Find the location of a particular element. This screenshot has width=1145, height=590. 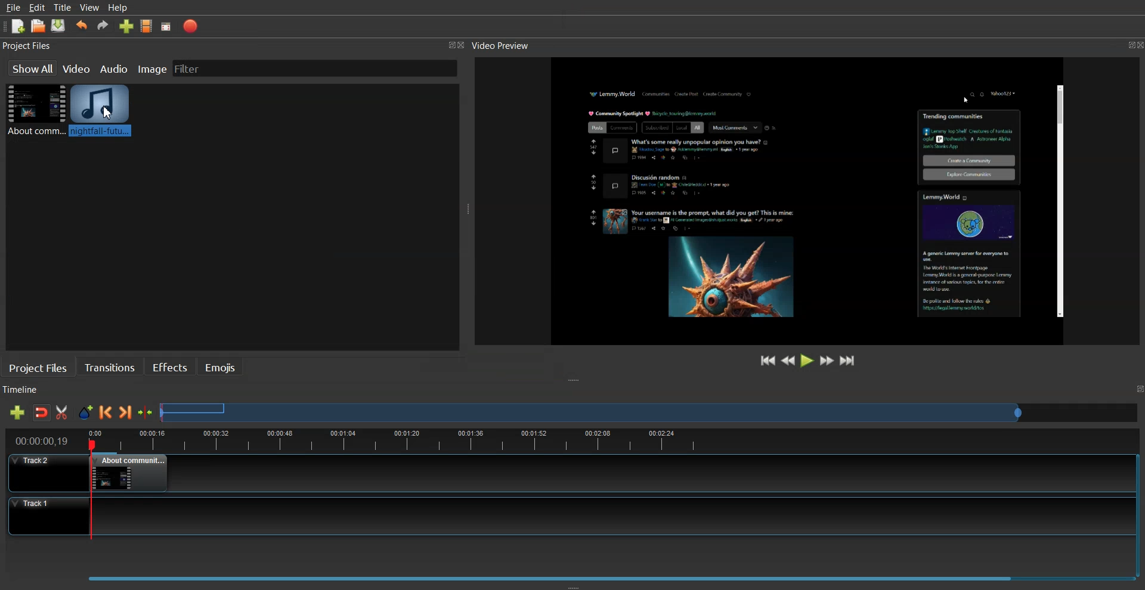

Cursor is located at coordinates (109, 113).